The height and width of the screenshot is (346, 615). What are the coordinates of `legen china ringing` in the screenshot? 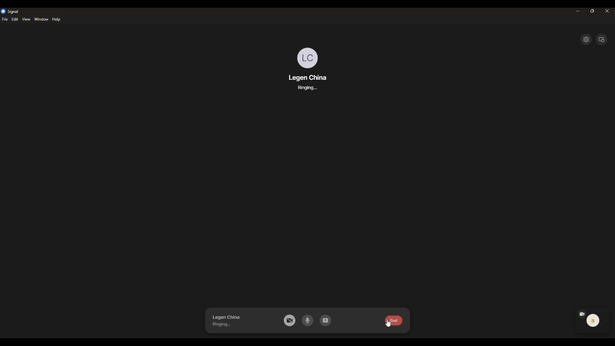 It's located at (225, 318).